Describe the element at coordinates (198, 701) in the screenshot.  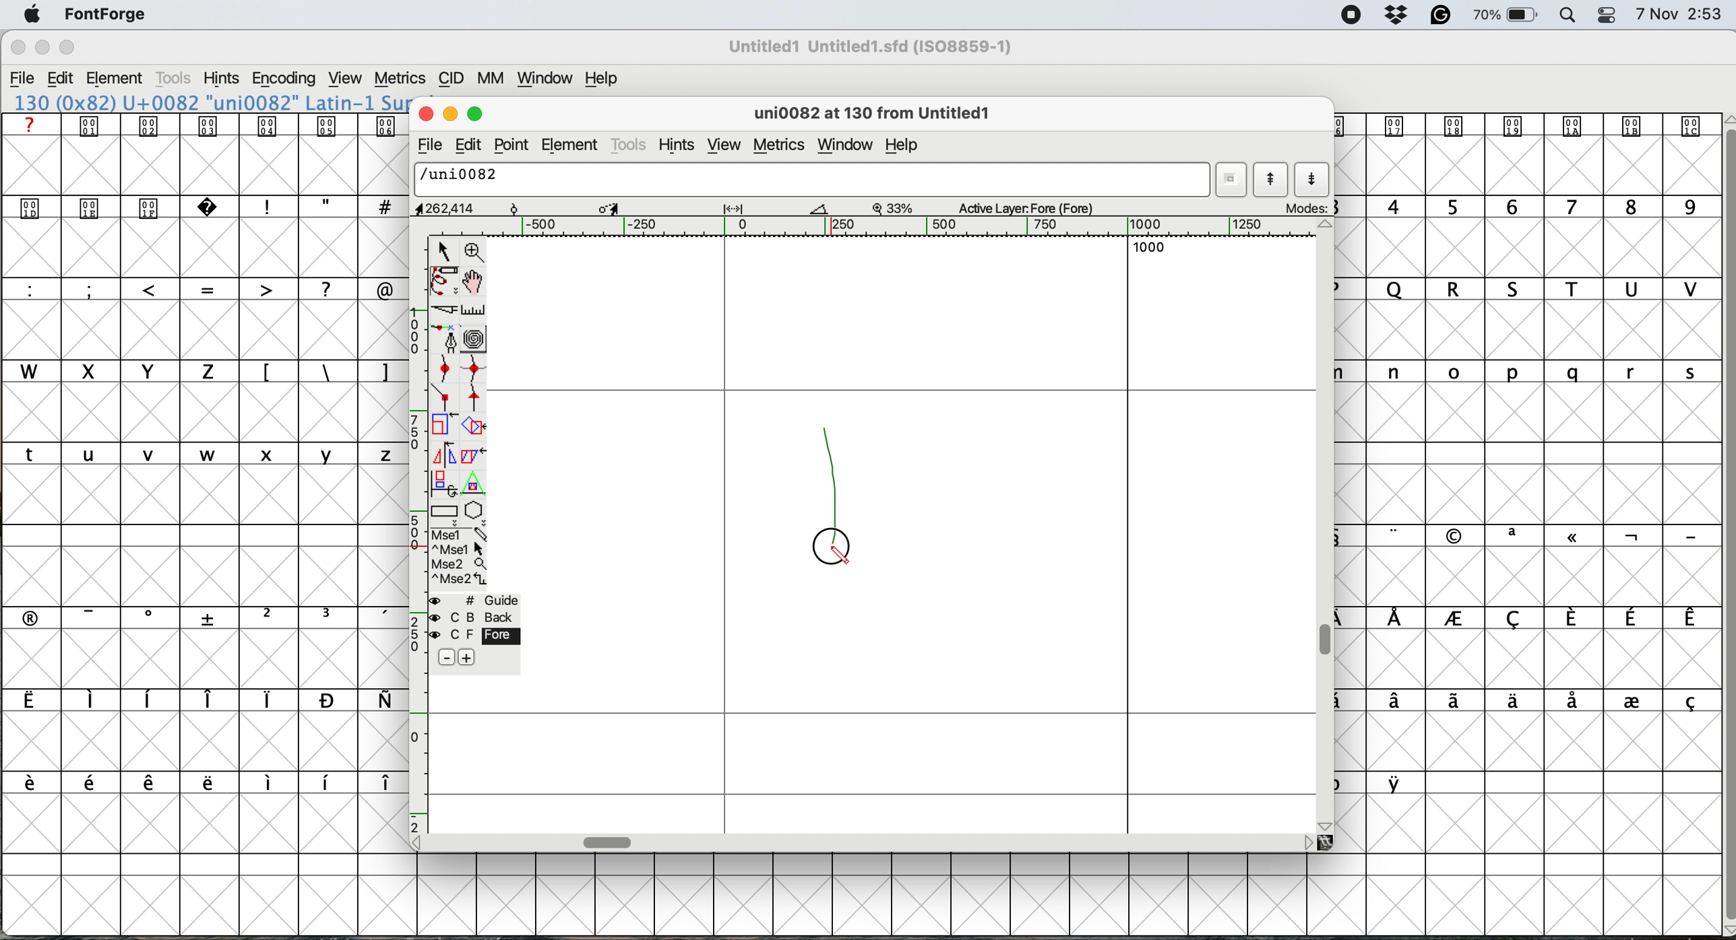
I see `special characters` at that location.